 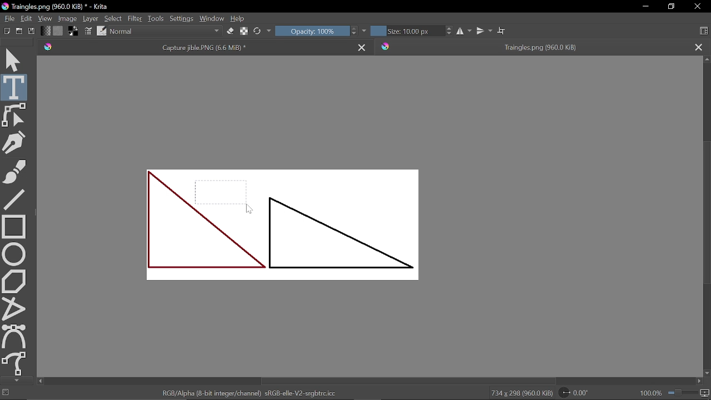 I want to click on Move left, so click(x=40, y=381).